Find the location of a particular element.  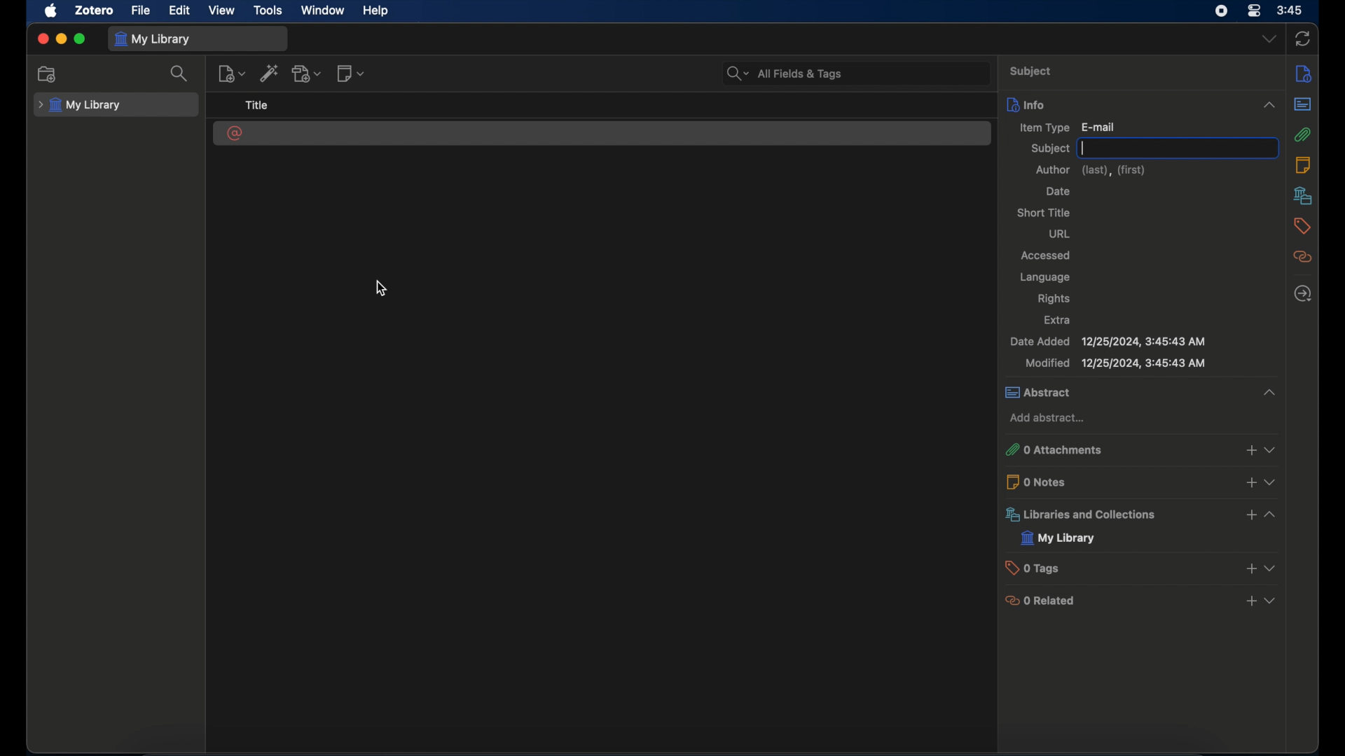

libraries is located at coordinates (1302, 195).